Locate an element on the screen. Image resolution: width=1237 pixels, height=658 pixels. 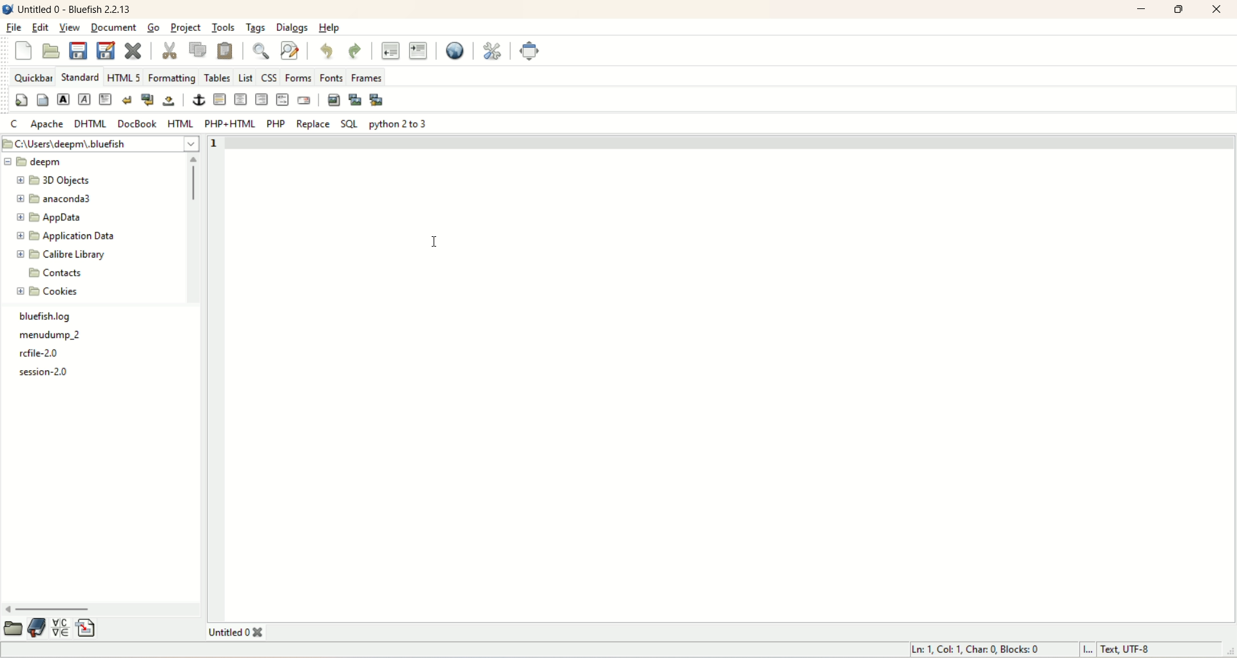
fonts is located at coordinates (331, 78).